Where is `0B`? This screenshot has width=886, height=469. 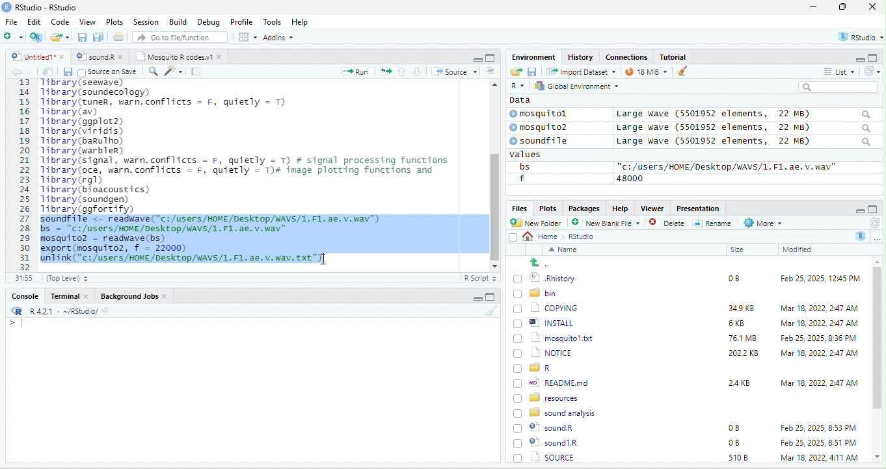 0B is located at coordinates (729, 277).